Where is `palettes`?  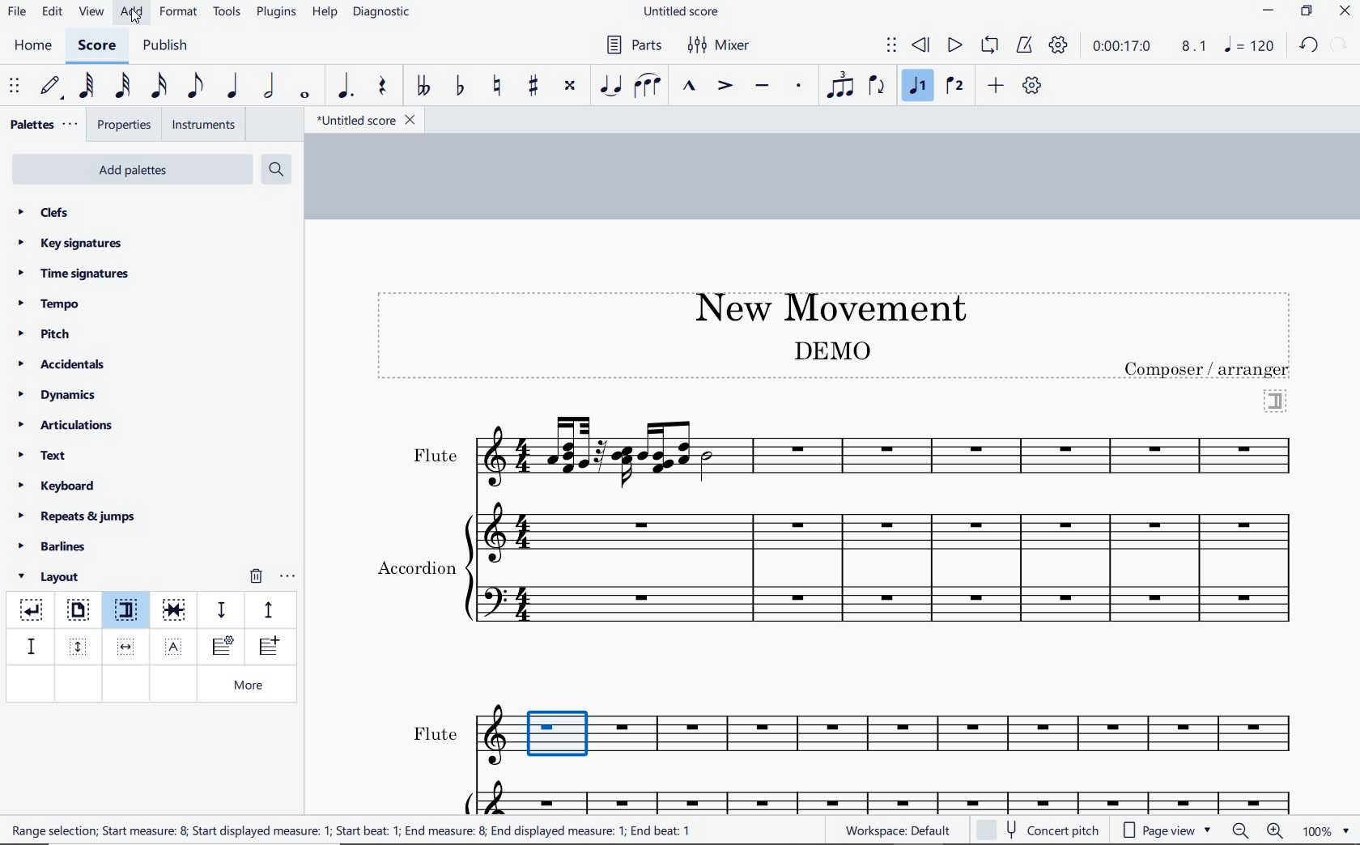
palettes is located at coordinates (42, 125).